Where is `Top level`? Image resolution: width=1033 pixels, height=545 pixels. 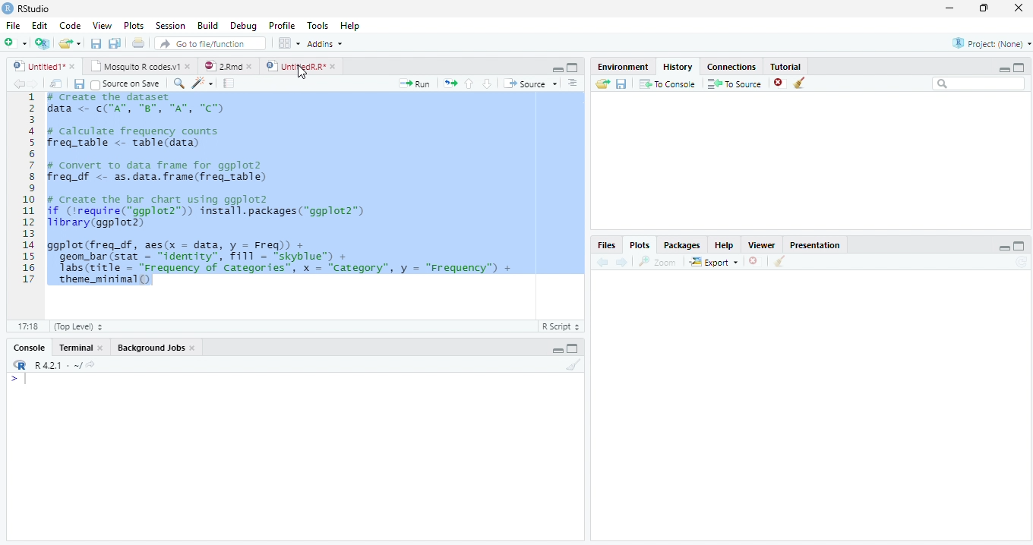 Top level is located at coordinates (75, 327).